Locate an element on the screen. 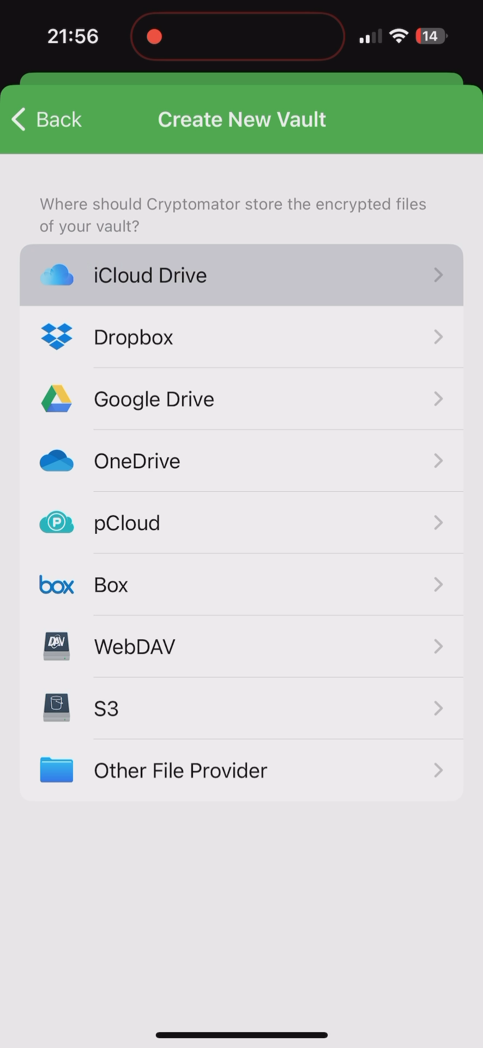 The height and width of the screenshot is (1048, 483). webdav is located at coordinates (243, 646).